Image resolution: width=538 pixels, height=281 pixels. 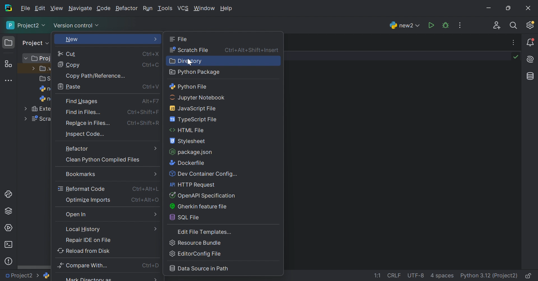 I want to click on Exte, so click(x=40, y=108).